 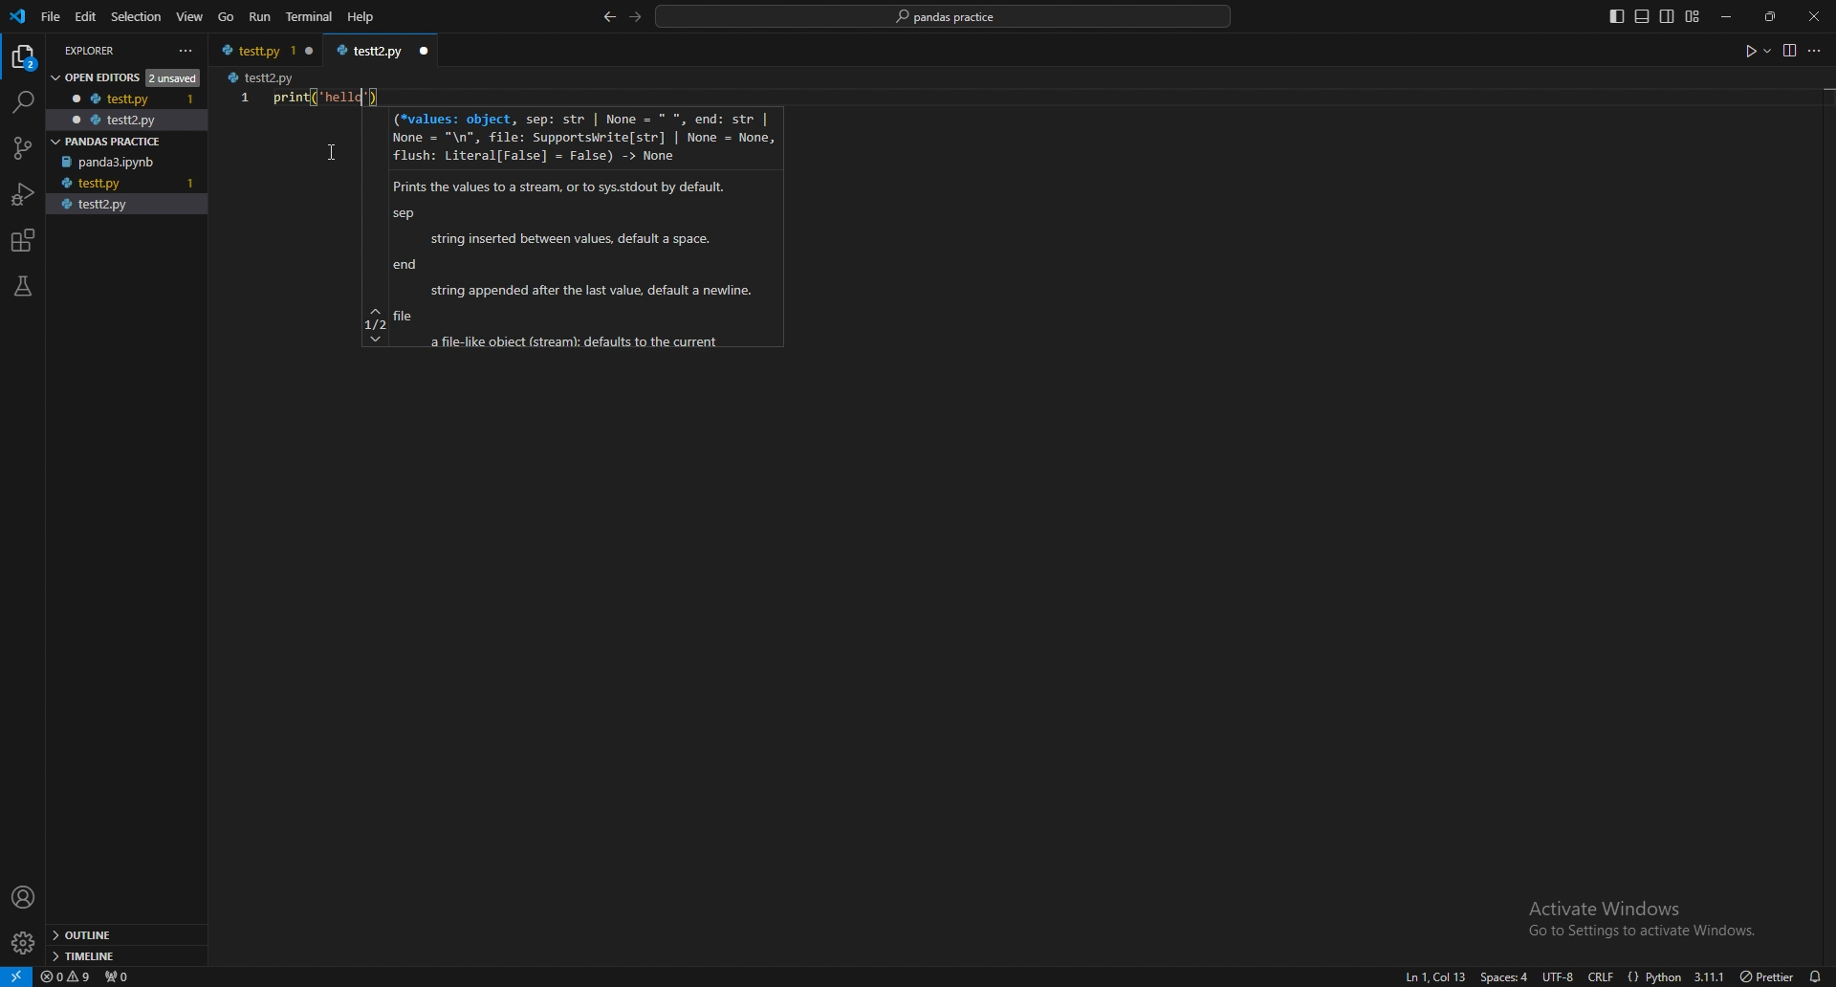 I want to click on run, so click(x=262, y=17).